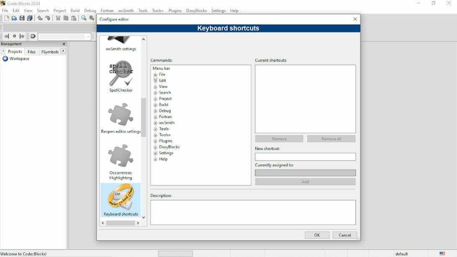 The image size is (457, 257). Describe the element at coordinates (252, 195) in the screenshot. I see `Description` at that location.